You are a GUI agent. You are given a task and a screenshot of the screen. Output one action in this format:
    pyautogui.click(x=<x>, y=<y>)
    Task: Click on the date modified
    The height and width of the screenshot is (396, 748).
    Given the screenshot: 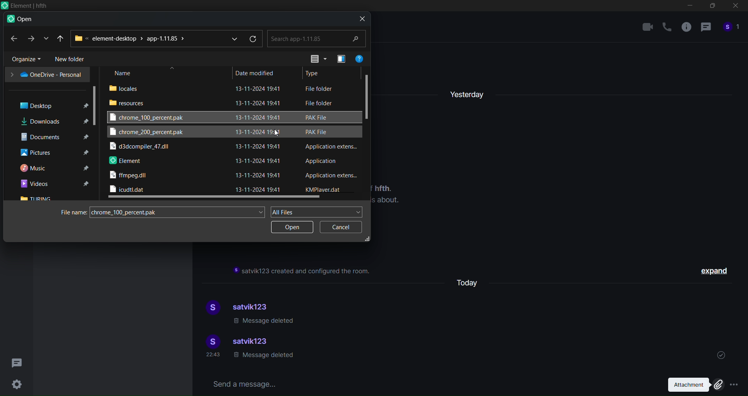 What is the action you would take?
    pyautogui.click(x=255, y=72)
    